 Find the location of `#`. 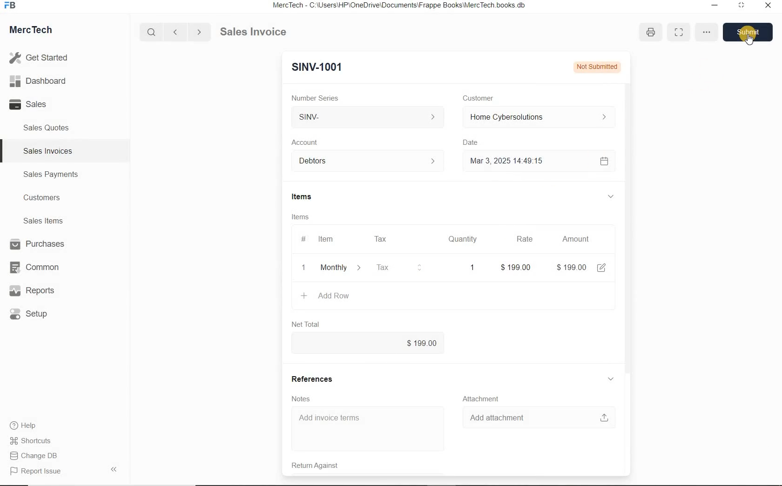

# is located at coordinates (302, 239).